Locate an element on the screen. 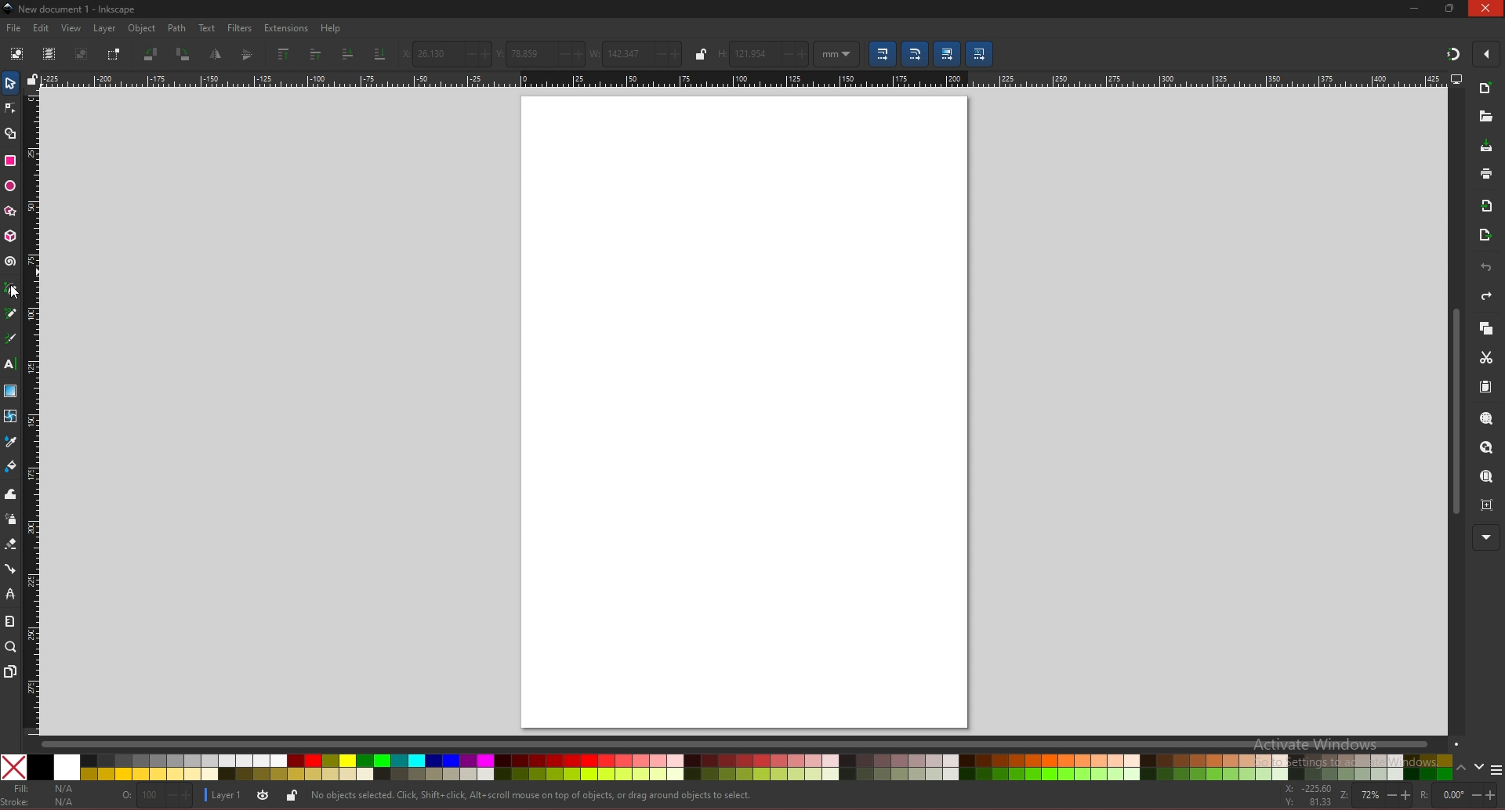 The width and height of the screenshot is (1505, 810). raise selection one step is located at coordinates (316, 53).